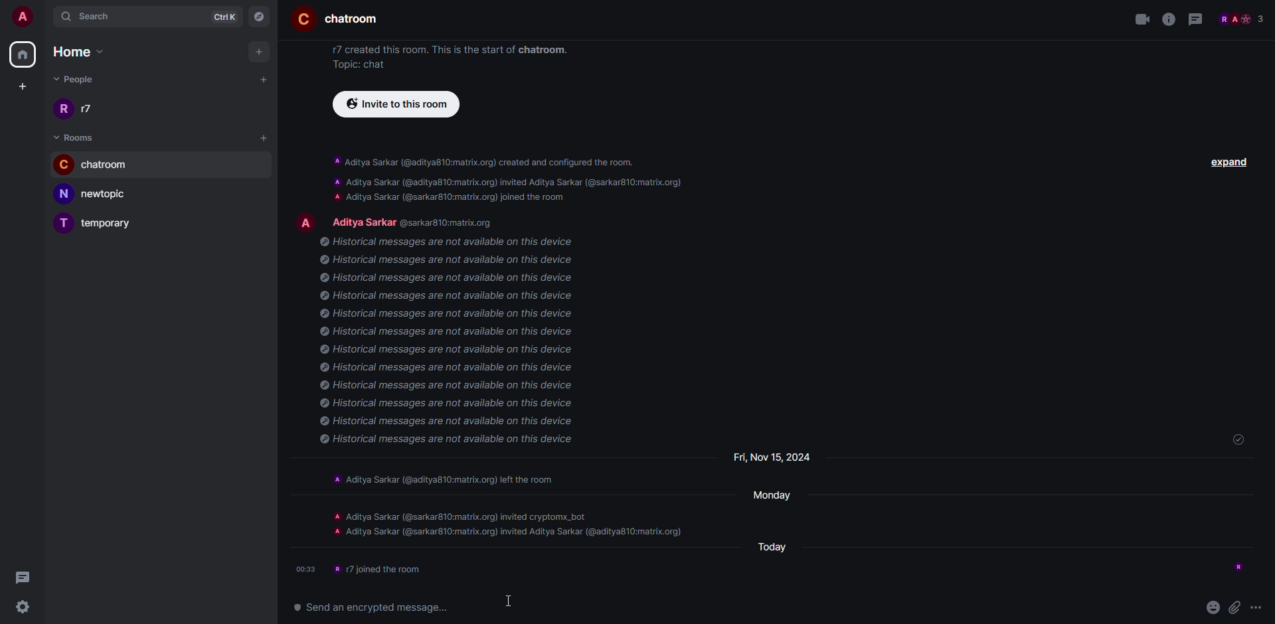 This screenshot has width=1275, height=624. Describe the element at coordinates (420, 220) in the screenshot. I see `people` at that location.